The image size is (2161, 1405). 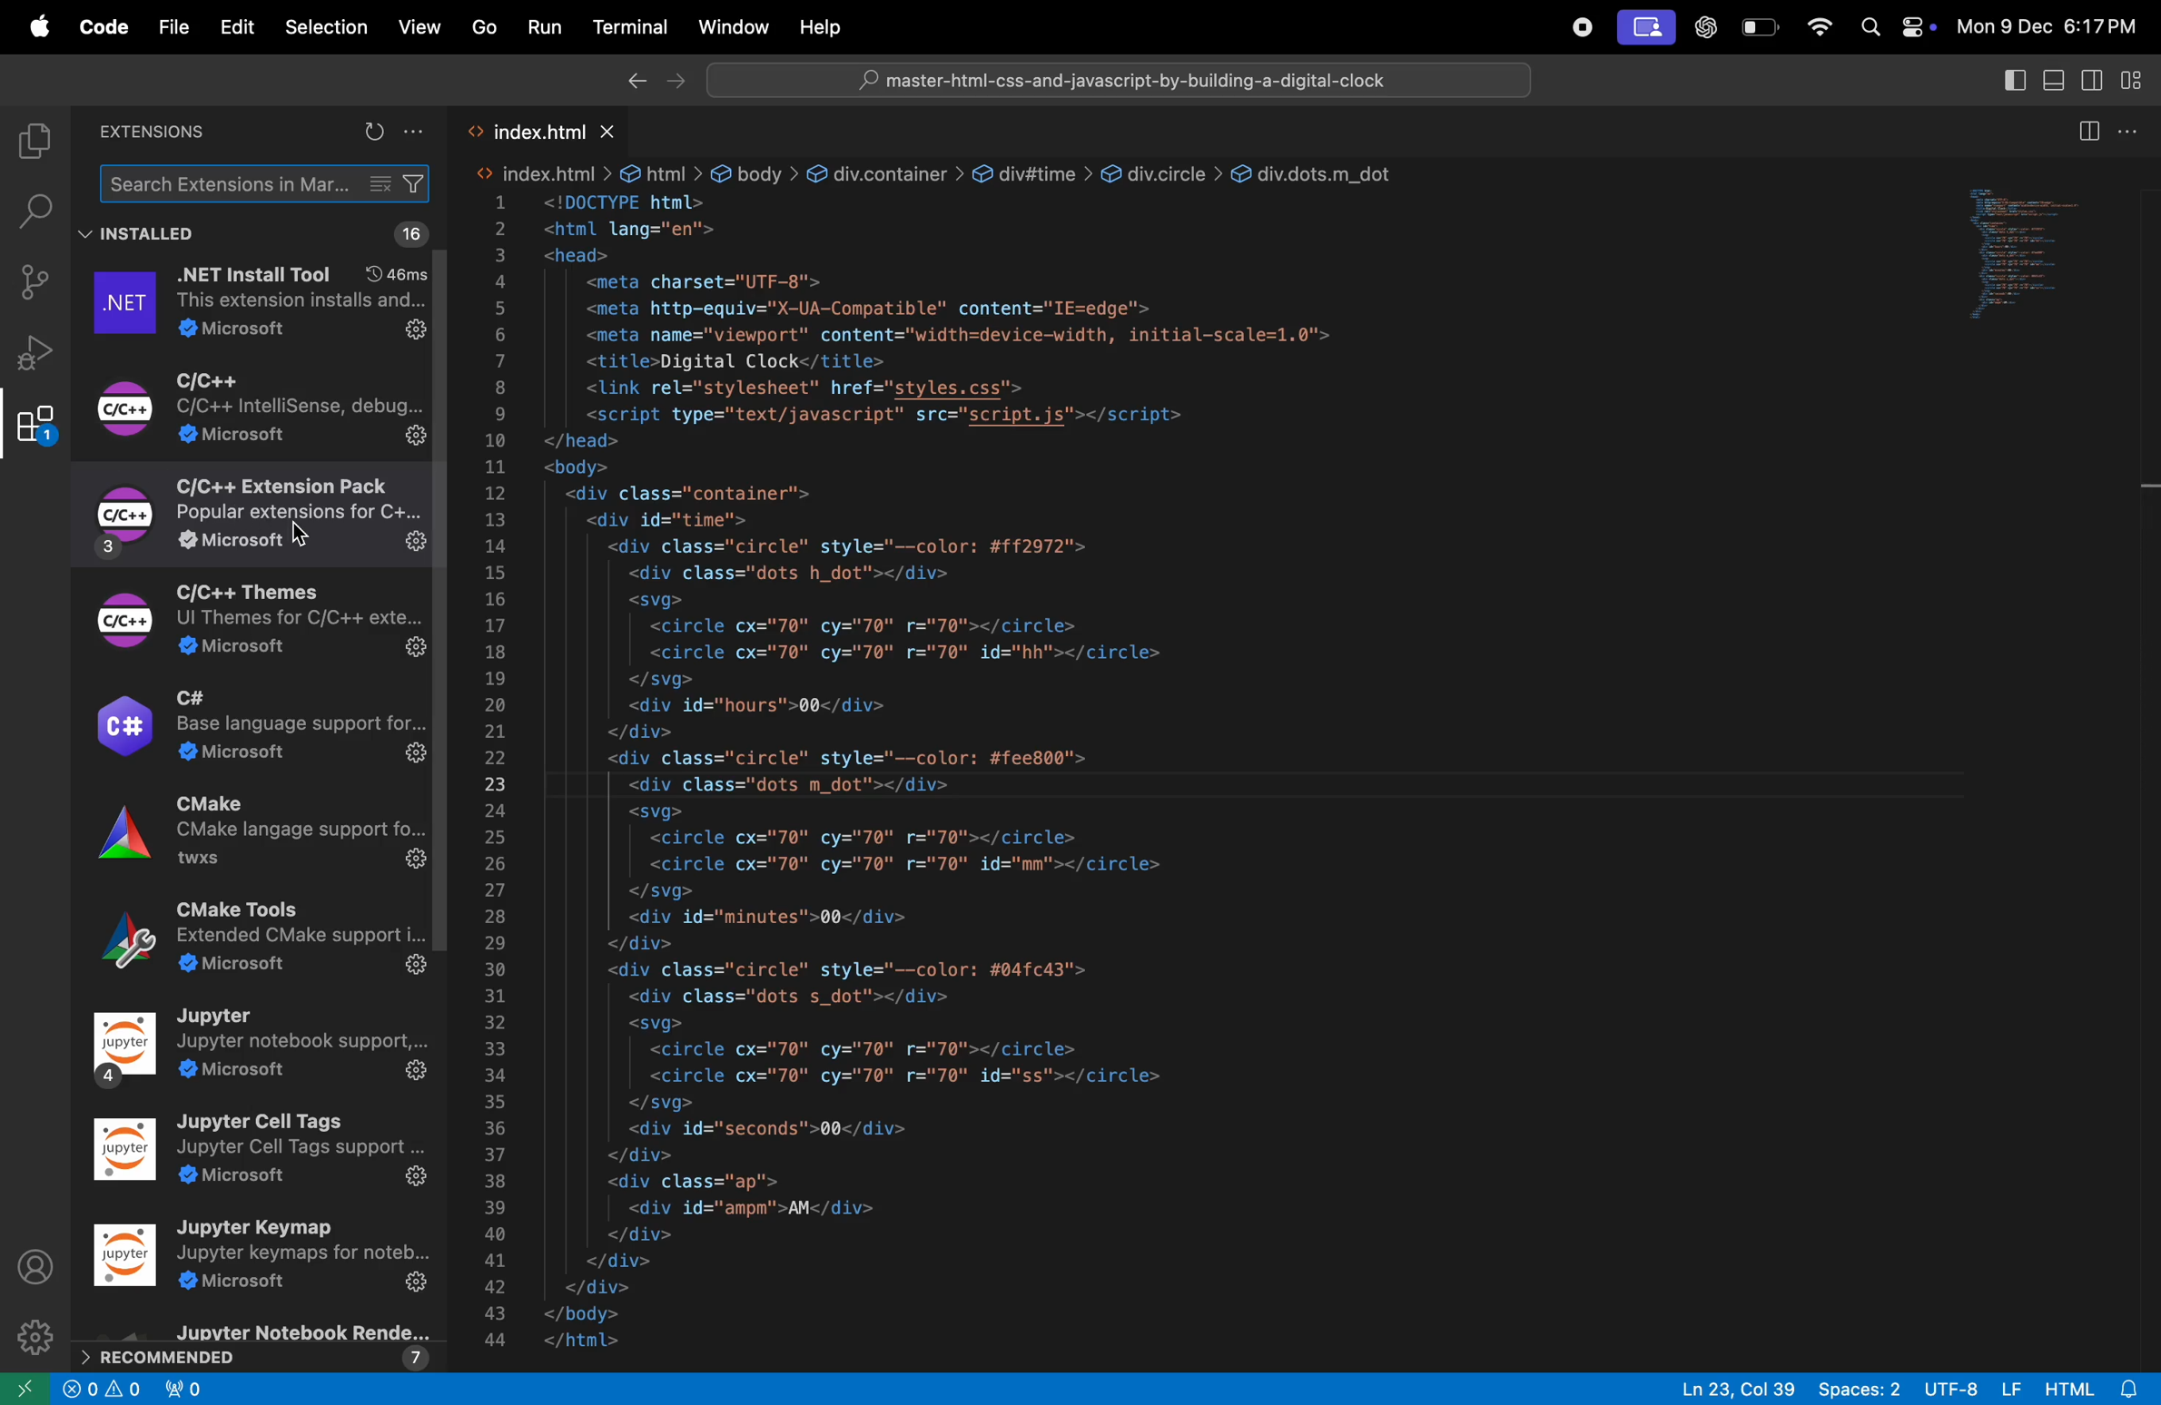 I want to click on selection, so click(x=325, y=28).